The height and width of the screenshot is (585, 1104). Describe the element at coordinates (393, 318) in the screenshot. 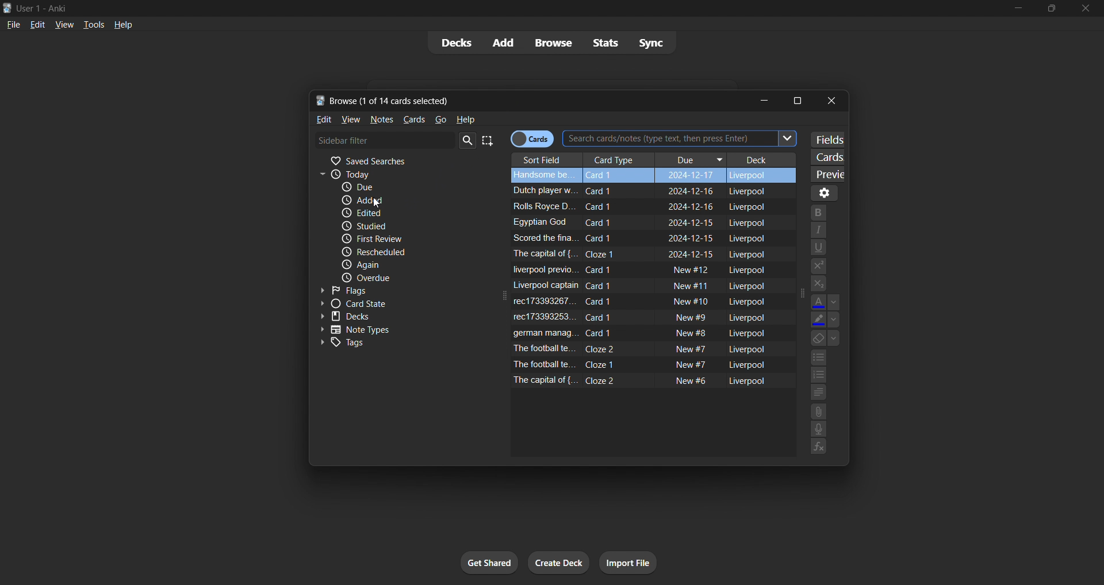

I see `decks filter toggle` at that location.